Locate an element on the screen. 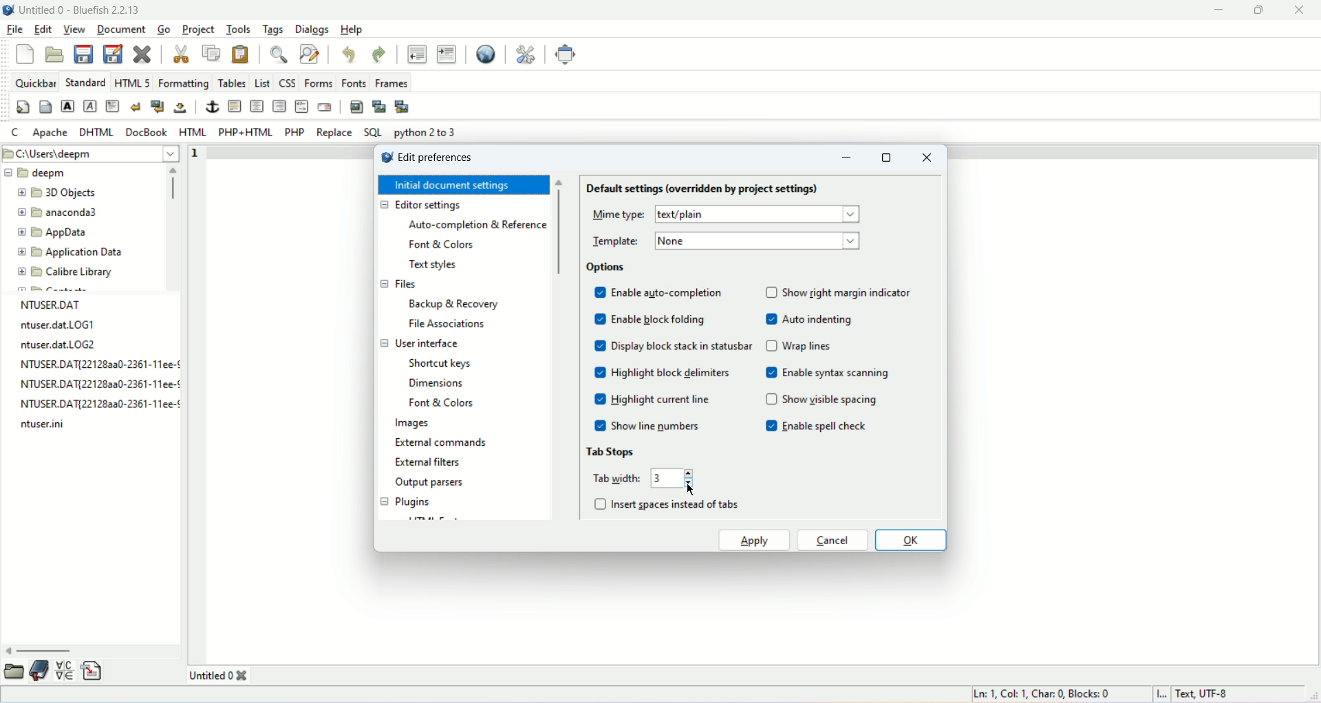 This screenshot has height=703, width=1321. HTML 5 is located at coordinates (133, 83).